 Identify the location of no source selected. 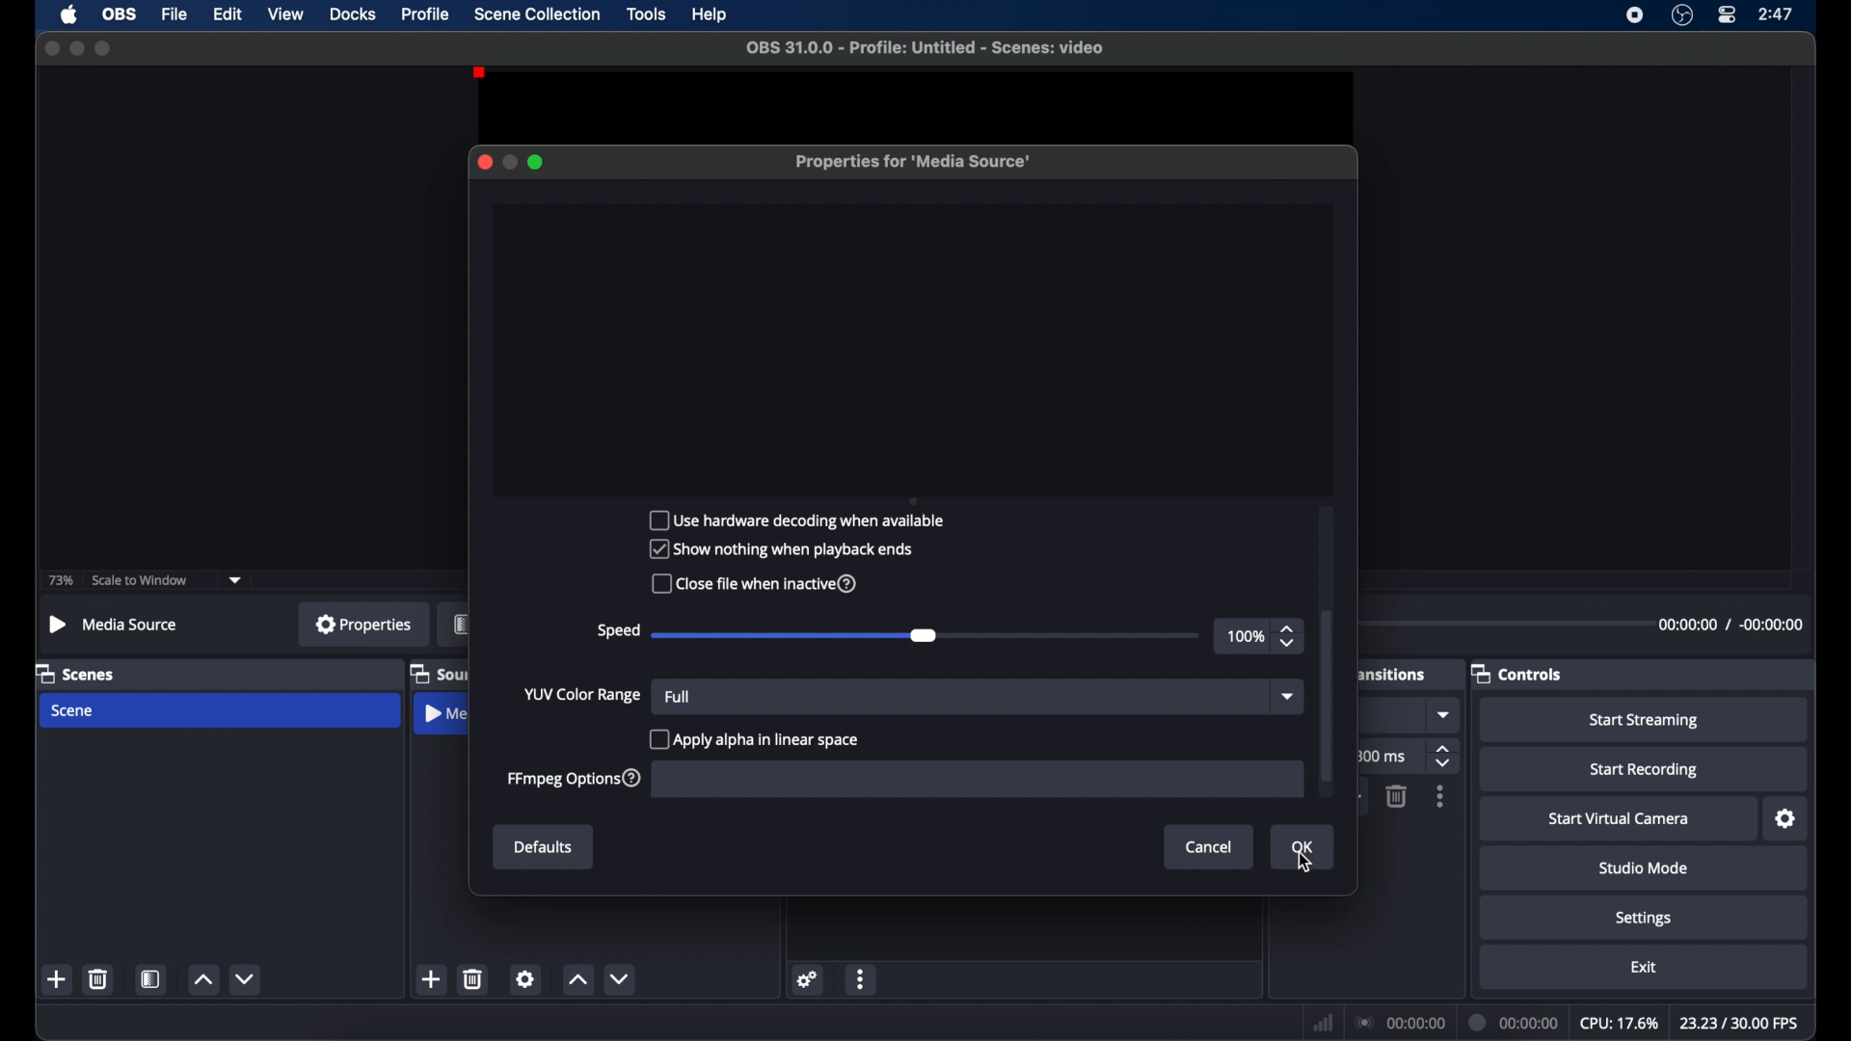
(114, 624).